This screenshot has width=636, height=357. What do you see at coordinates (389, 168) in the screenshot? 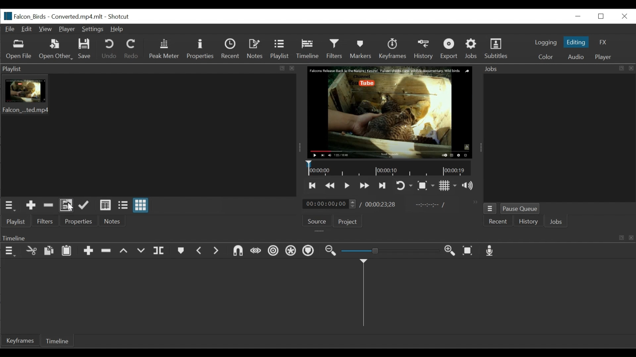
I see `Timelin` at bounding box center [389, 168].